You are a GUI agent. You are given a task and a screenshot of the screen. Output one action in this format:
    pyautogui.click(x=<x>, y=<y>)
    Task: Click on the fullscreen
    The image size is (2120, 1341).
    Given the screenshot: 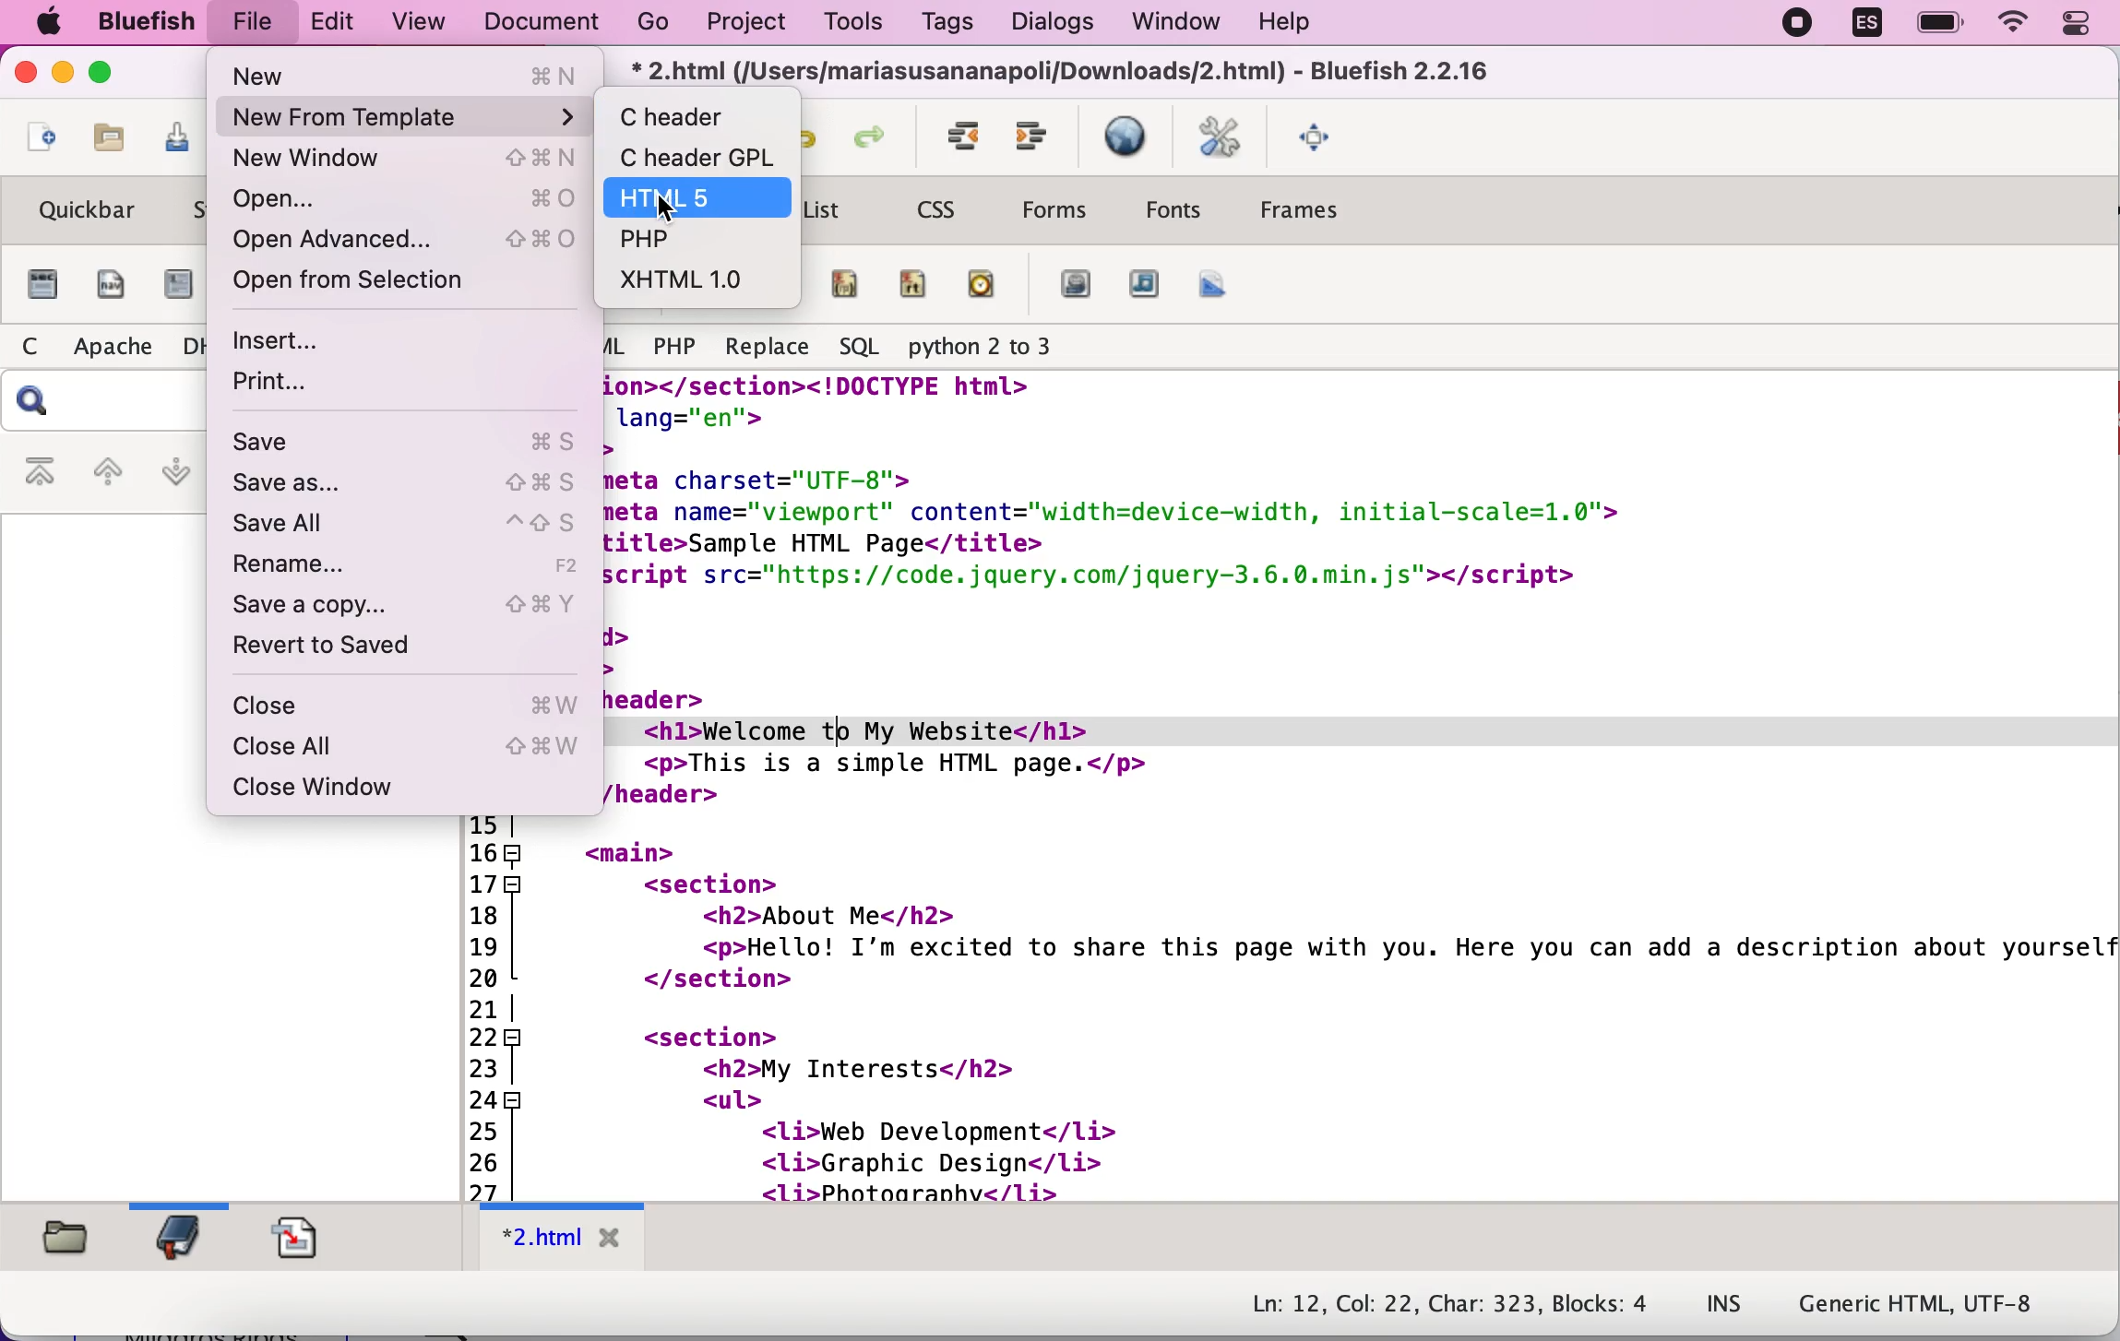 What is the action you would take?
    pyautogui.click(x=1318, y=136)
    